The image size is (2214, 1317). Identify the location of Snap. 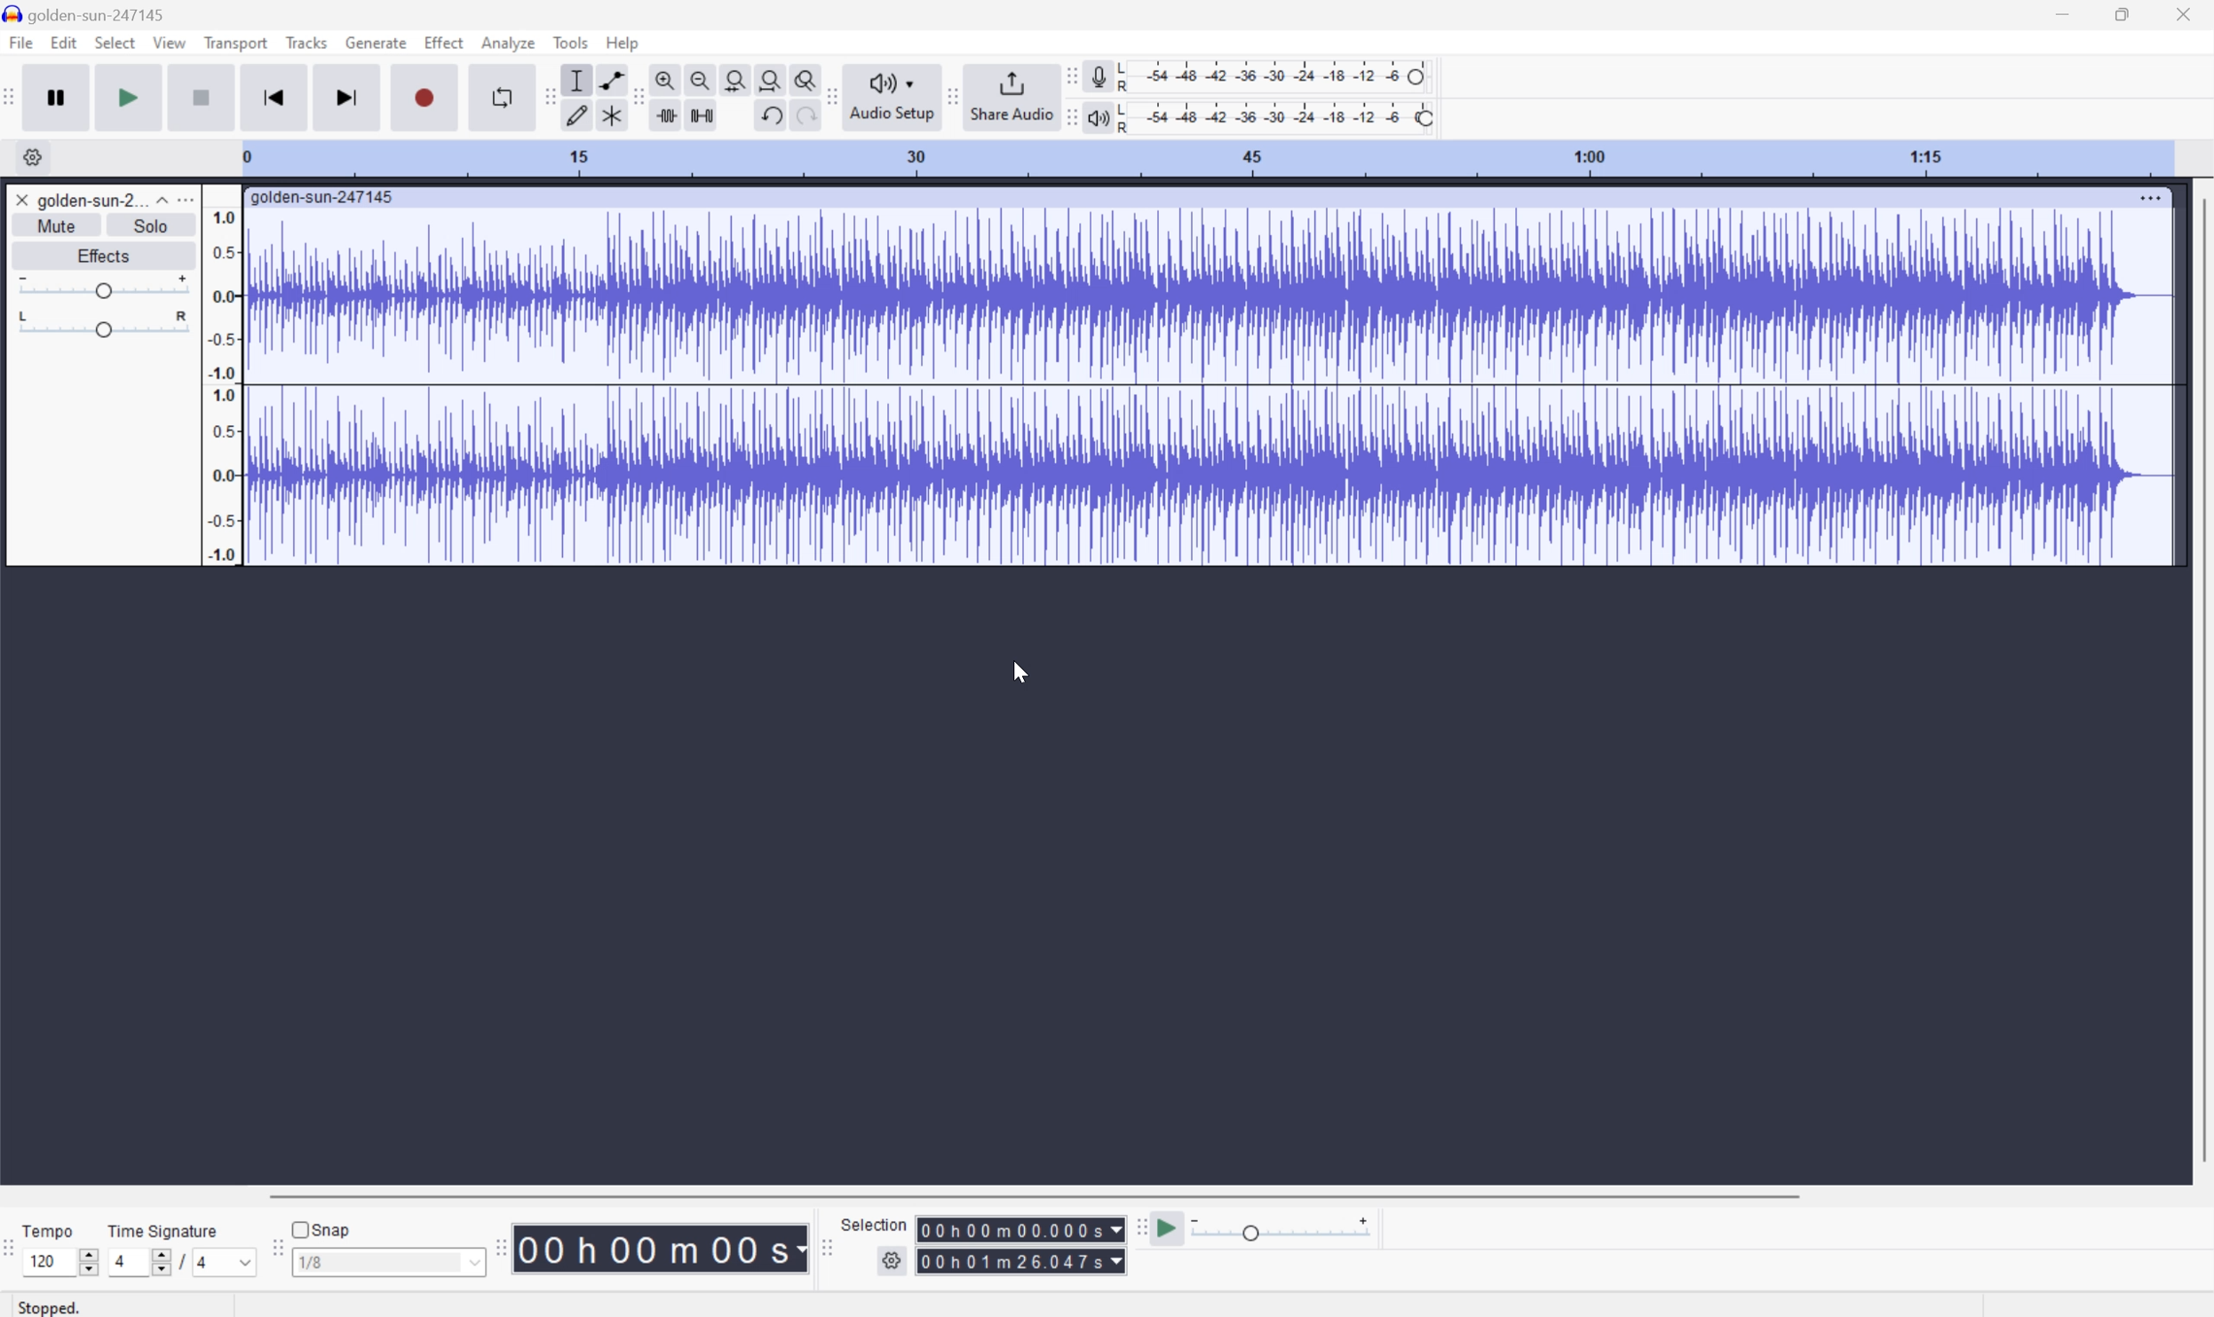
(321, 1228).